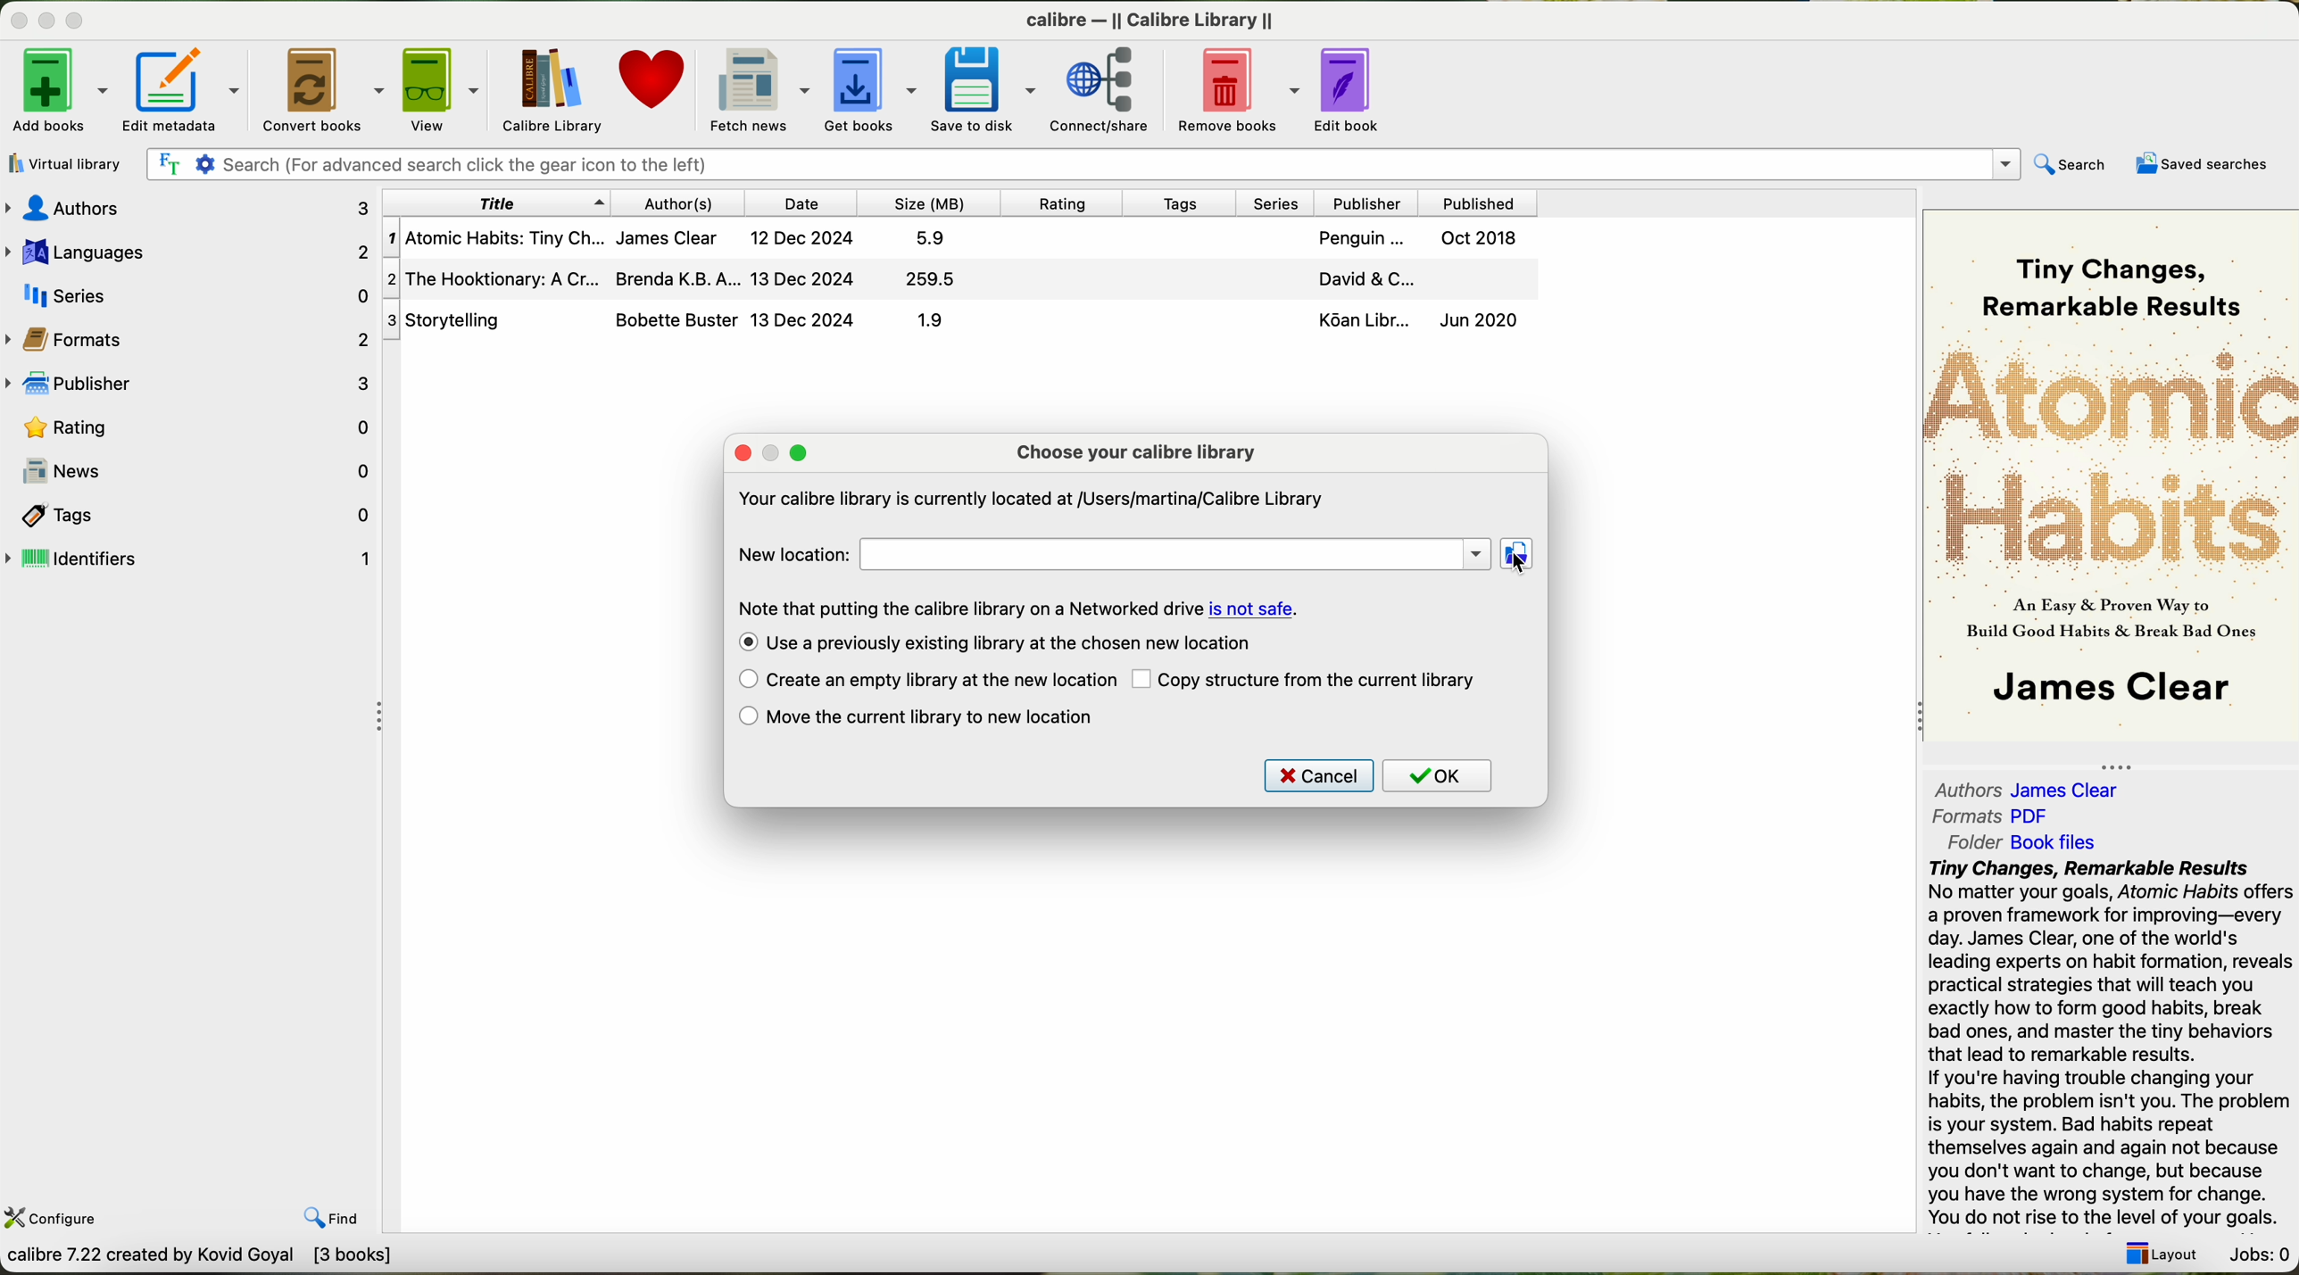 This screenshot has height=1275, width=2299. What do you see at coordinates (790, 554) in the screenshot?
I see `New location:` at bounding box center [790, 554].